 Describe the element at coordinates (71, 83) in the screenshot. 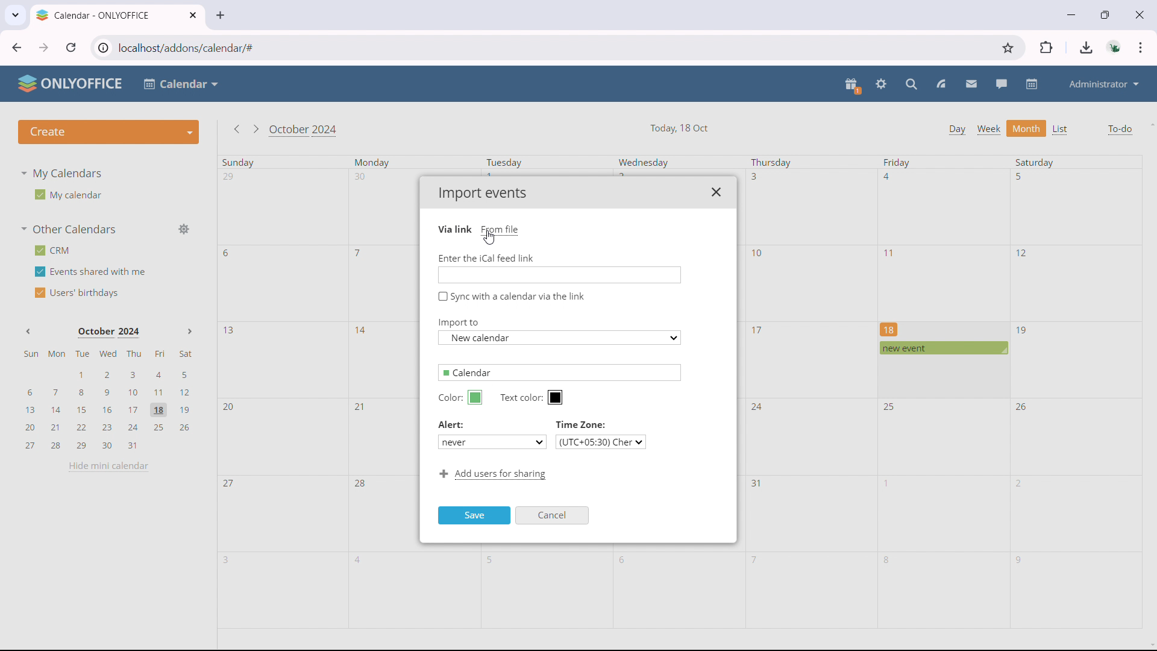

I see `ONLYOFFICE` at that location.